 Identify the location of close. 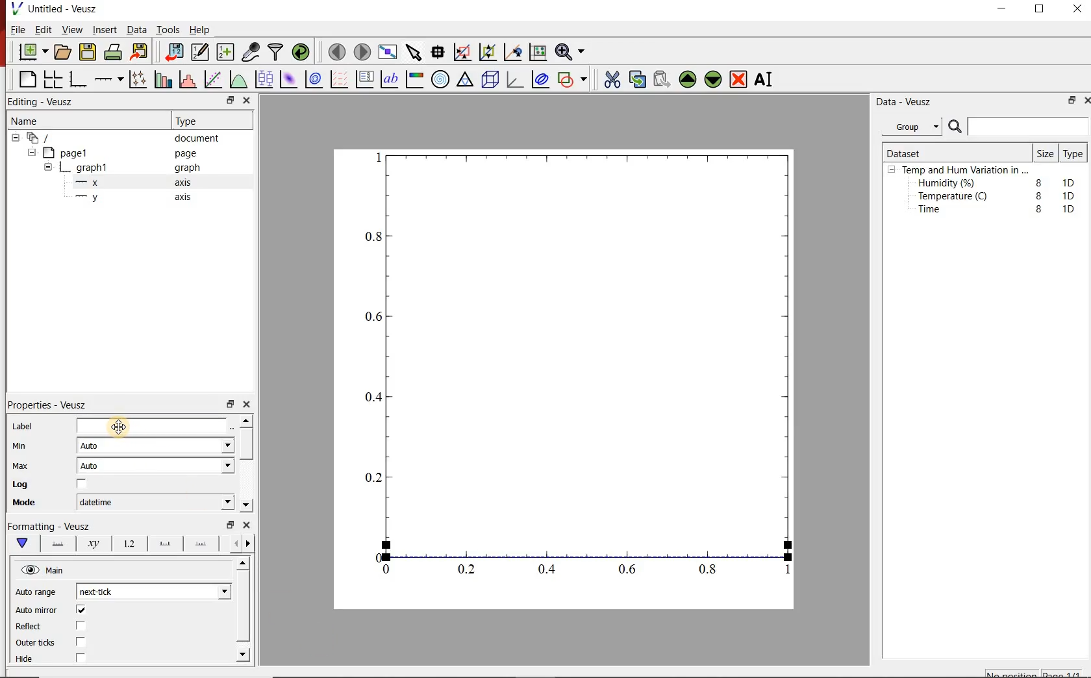
(247, 100).